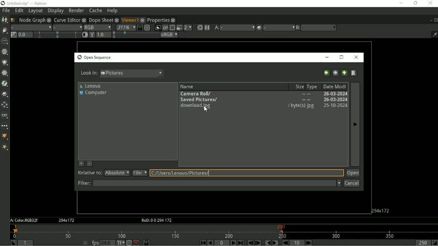 The height and width of the screenshot is (246, 438). I want to click on b menu, so click(320, 28).